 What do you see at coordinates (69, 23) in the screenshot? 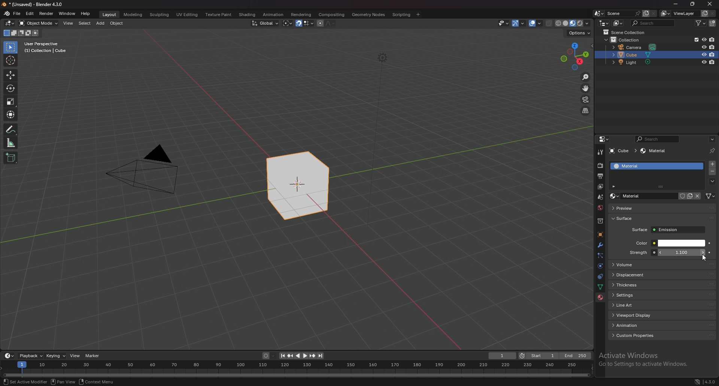
I see `view` at bounding box center [69, 23].